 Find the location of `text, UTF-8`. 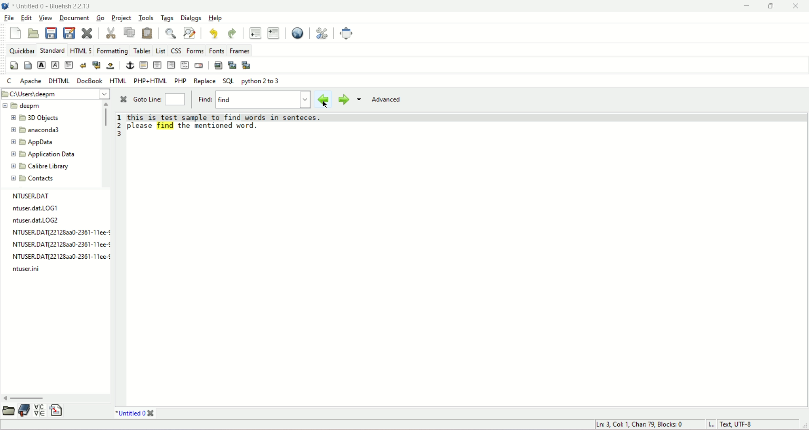

text, UTF-8 is located at coordinates (736, 424).